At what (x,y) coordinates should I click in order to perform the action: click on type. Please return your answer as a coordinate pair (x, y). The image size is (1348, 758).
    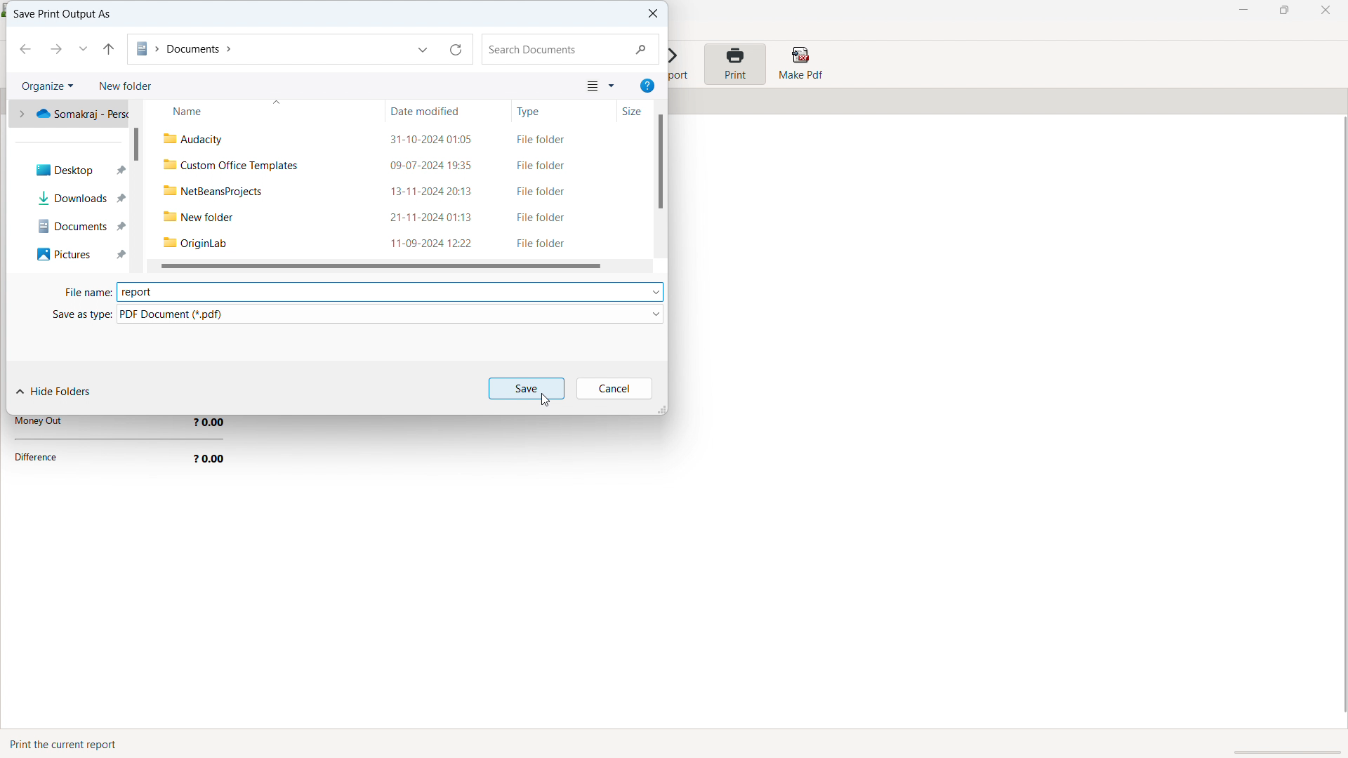
    Looking at the image, I should click on (554, 110).